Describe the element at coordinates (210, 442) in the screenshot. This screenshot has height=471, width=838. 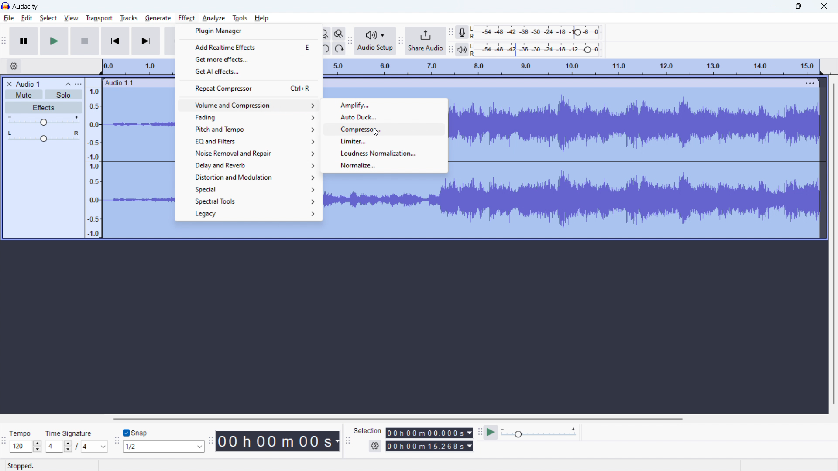
I see `time toolbar` at that location.